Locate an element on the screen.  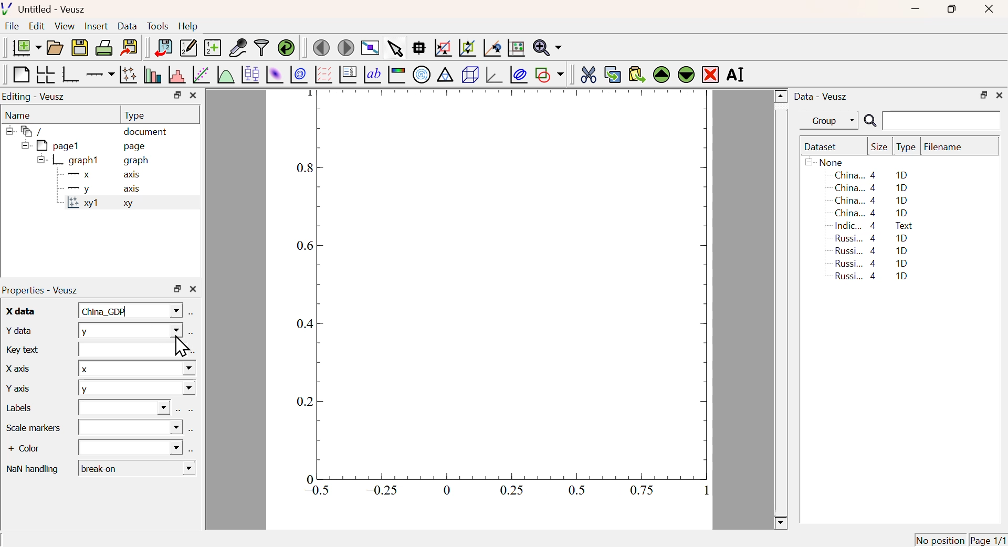
Type is located at coordinates (906, 148).